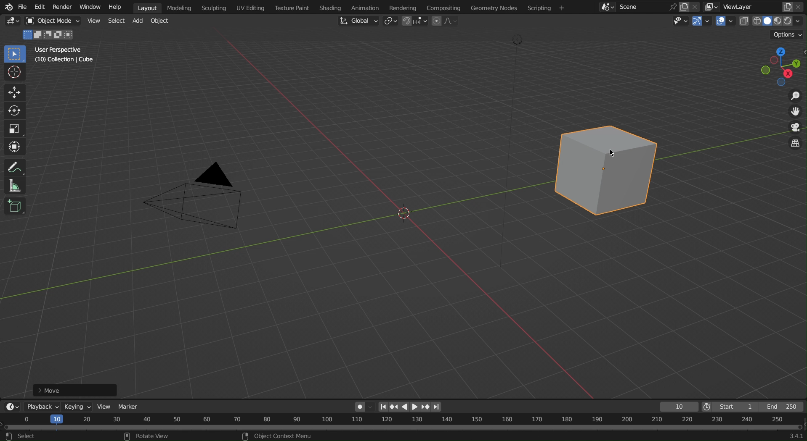 The image size is (807, 441). Describe the element at coordinates (181, 7) in the screenshot. I see `Modeling` at that location.